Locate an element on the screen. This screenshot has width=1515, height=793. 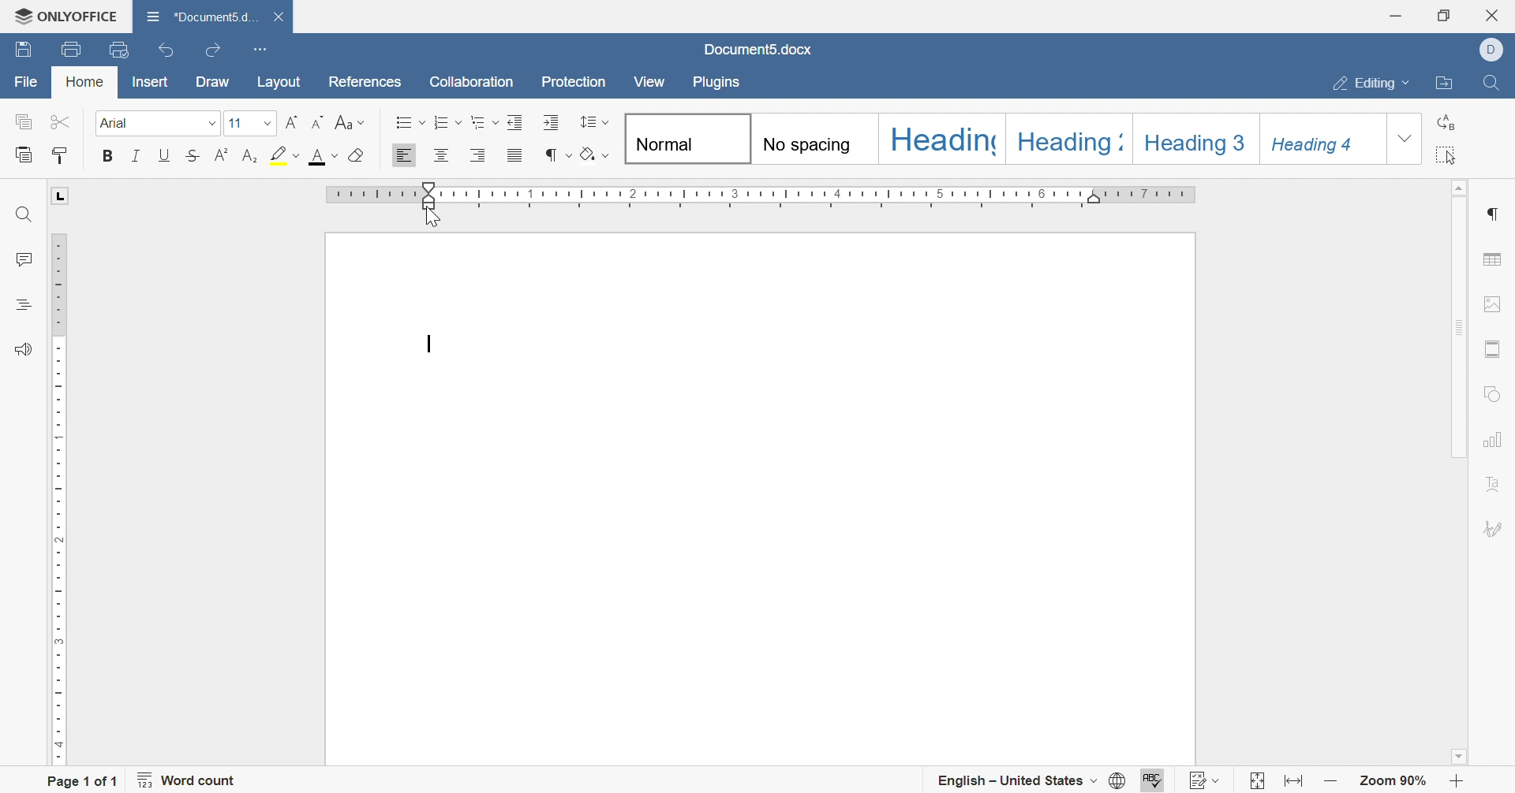
set text language is located at coordinates (1019, 779).